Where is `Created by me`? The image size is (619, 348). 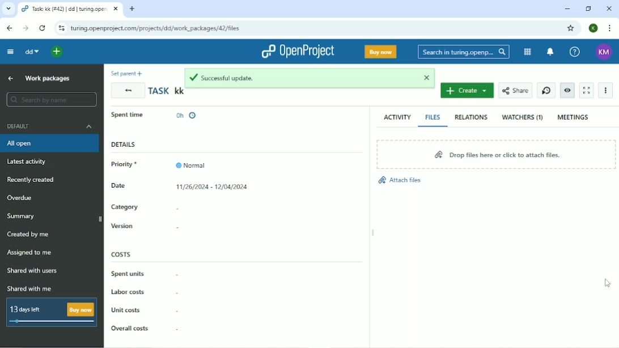
Created by me is located at coordinates (28, 234).